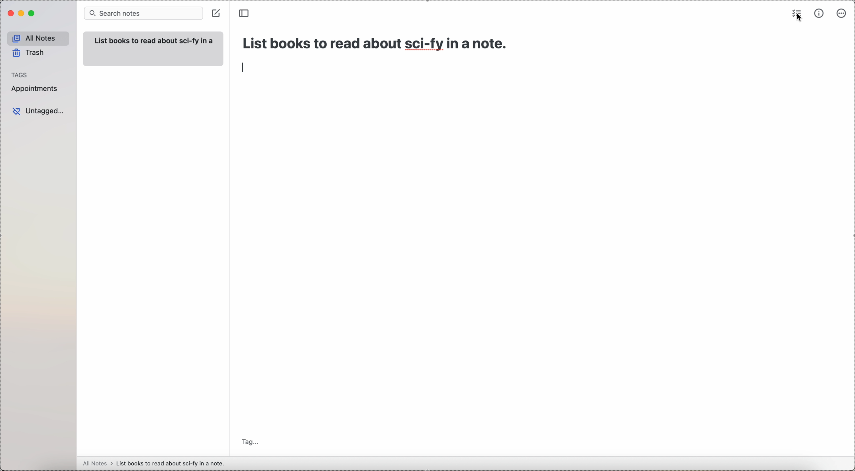 This screenshot has height=471, width=855. Describe the element at coordinates (817, 14) in the screenshot. I see `metrics` at that location.